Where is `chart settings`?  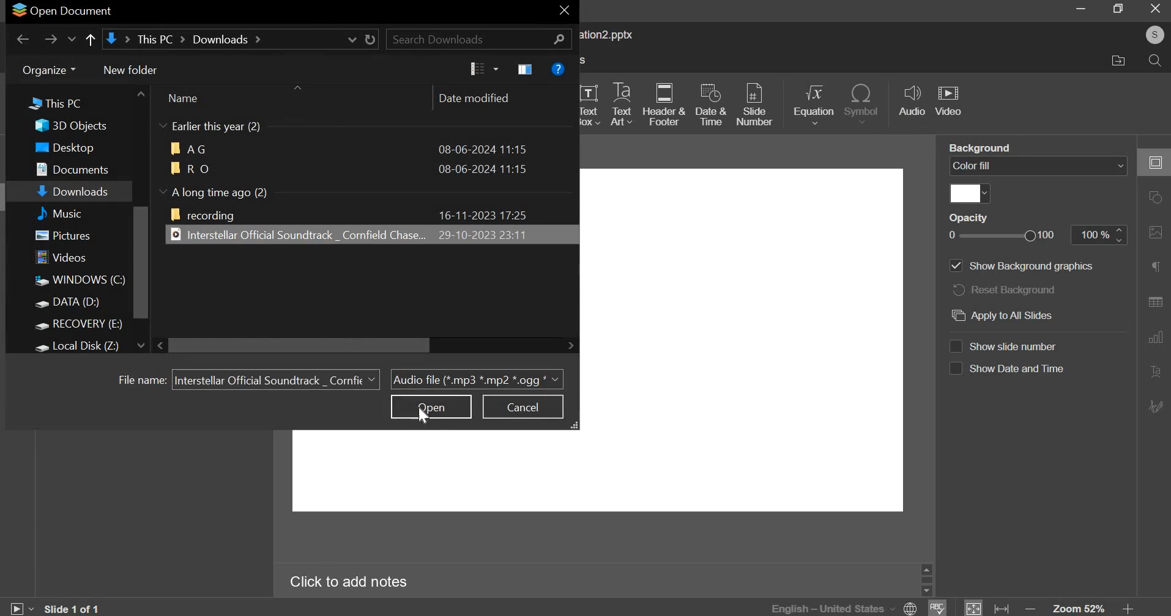 chart settings is located at coordinates (1155, 337).